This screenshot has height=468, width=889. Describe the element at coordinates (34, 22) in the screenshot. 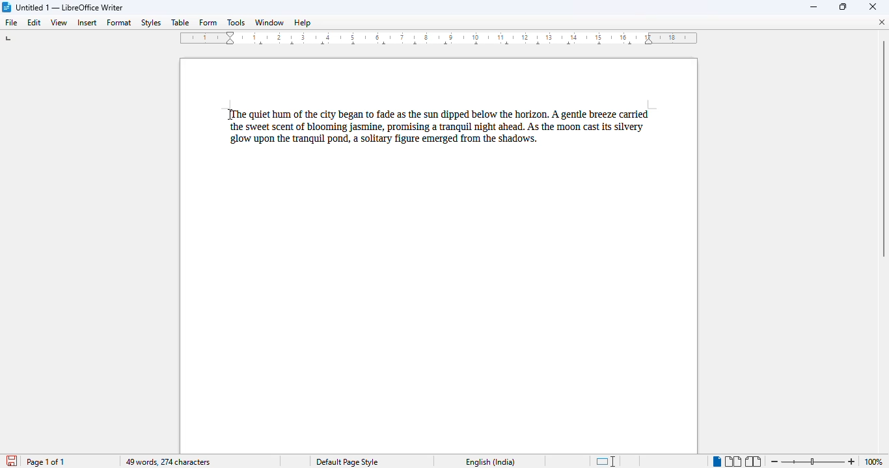

I see `edit` at that location.